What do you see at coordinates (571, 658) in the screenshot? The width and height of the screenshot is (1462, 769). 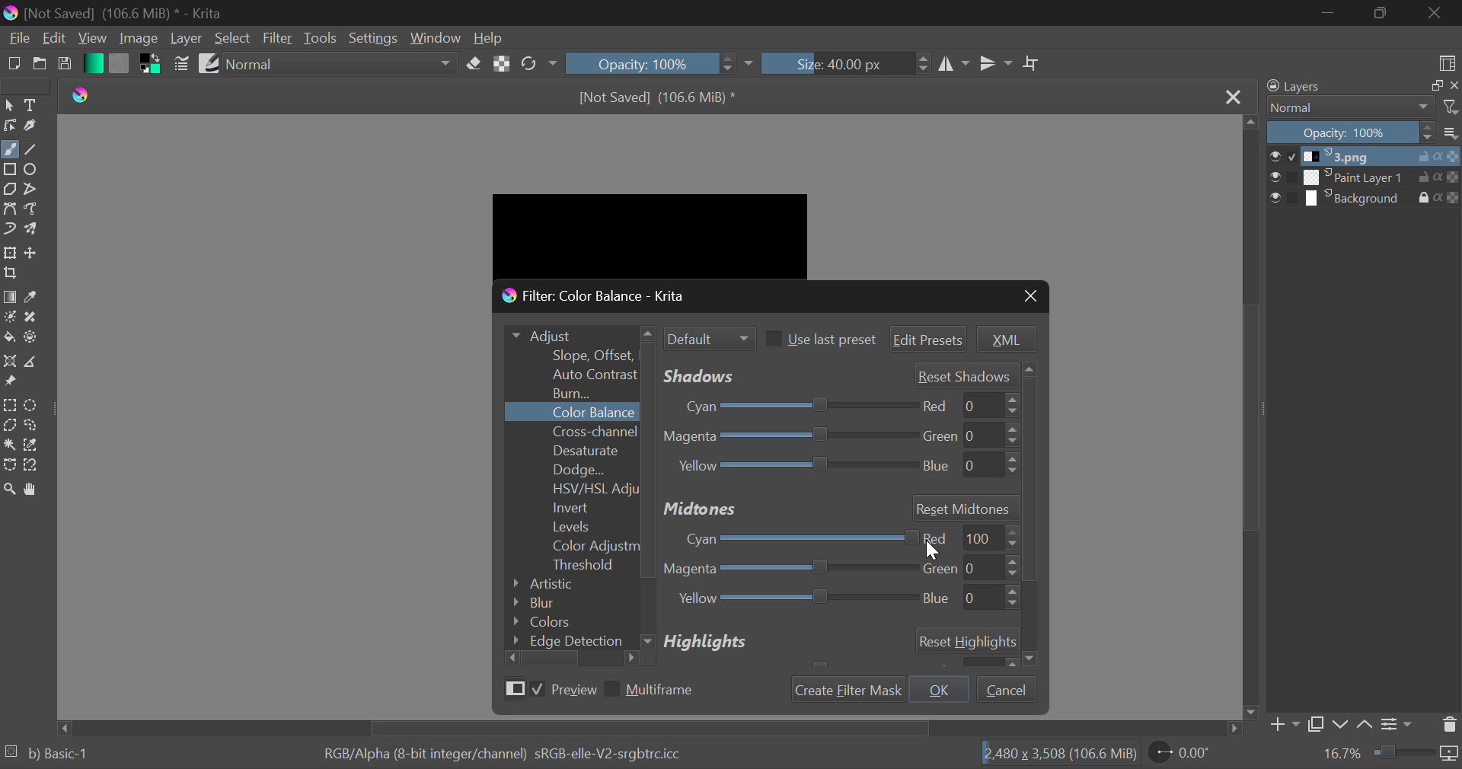 I see `Scroll Bar` at bounding box center [571, 658].